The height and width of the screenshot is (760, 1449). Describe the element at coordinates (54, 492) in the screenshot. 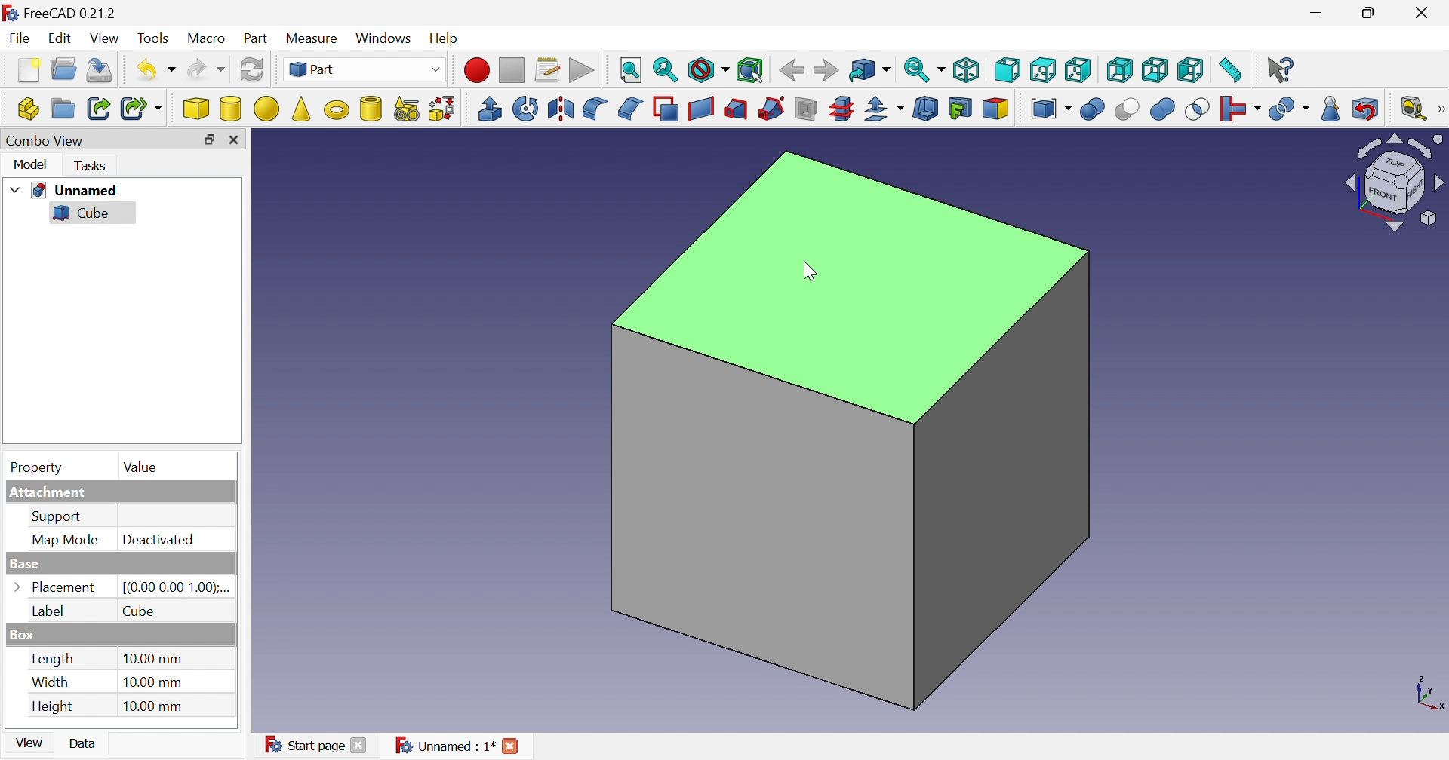

I see `Attachment` at that location.